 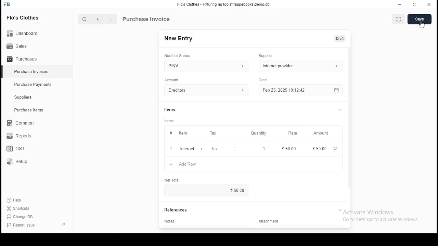 What do you see at coordinates (299, 66) in the screenshot?
I see `supplier` at bounding box center [299, 66].